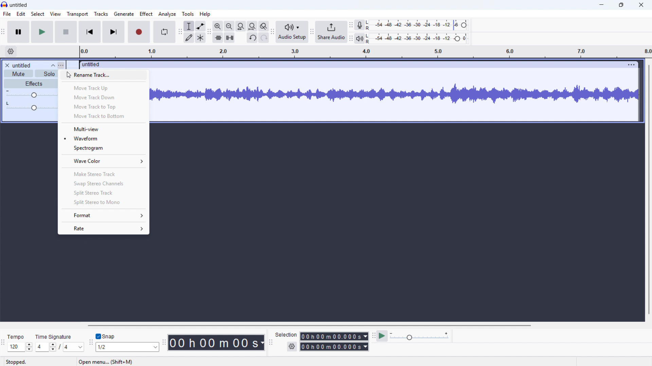  I want to click on Zoom in , so click(218, 26).